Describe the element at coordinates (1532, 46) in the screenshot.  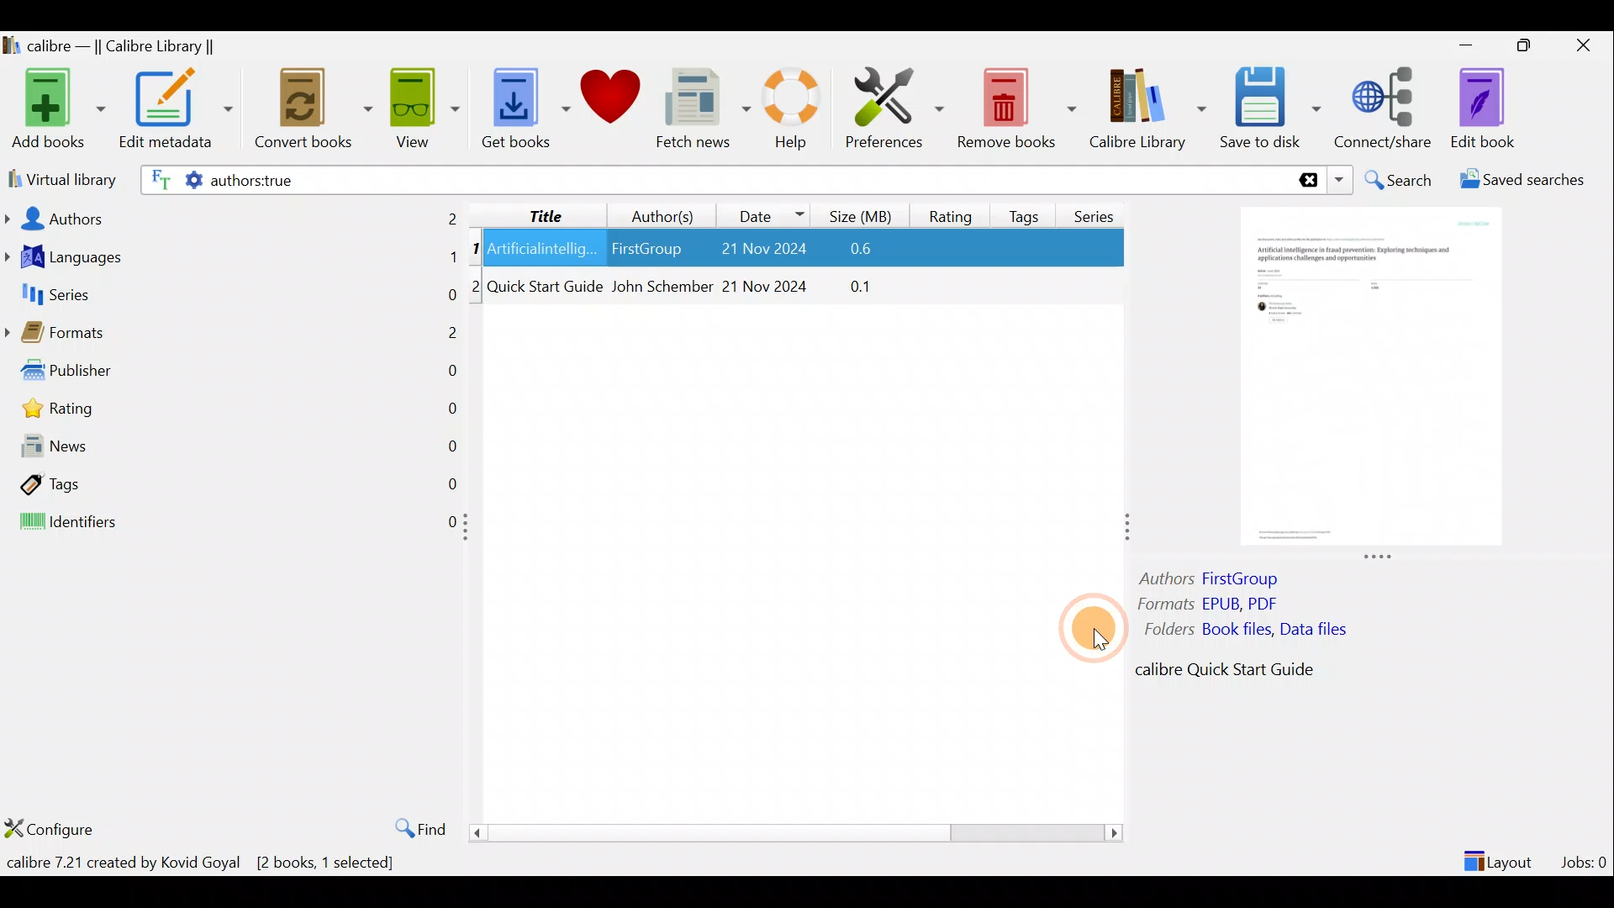
I see `Maximize` at that location.